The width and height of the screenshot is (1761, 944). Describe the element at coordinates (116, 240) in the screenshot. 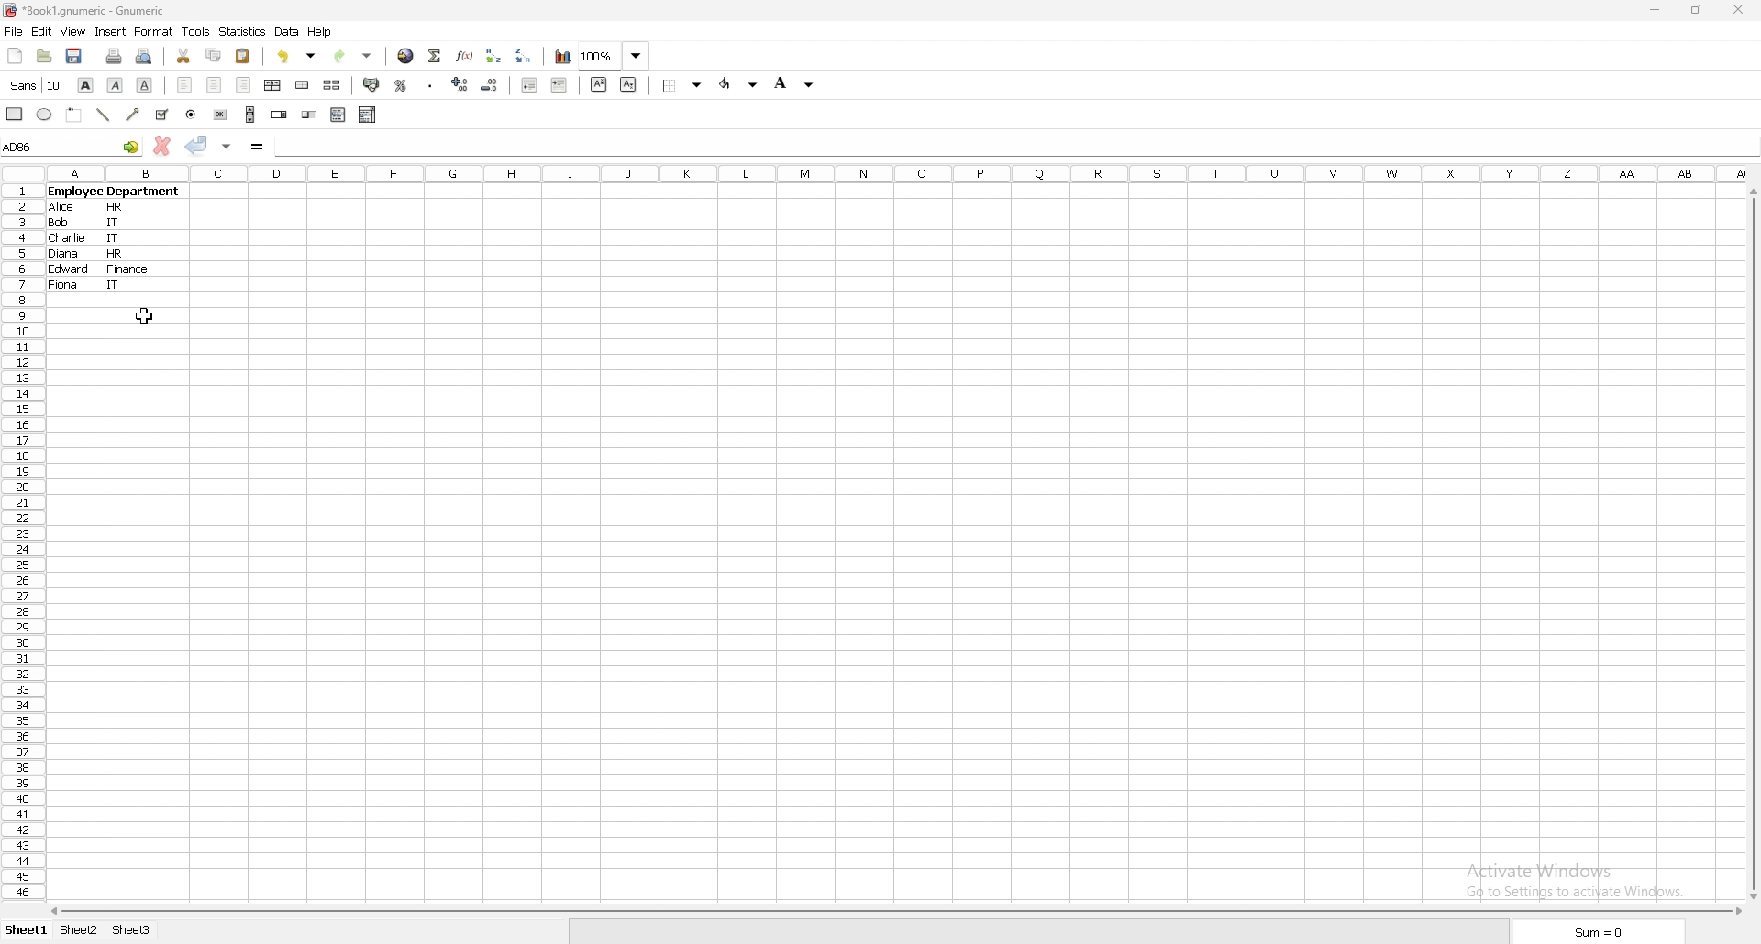

I see `it` at that location.